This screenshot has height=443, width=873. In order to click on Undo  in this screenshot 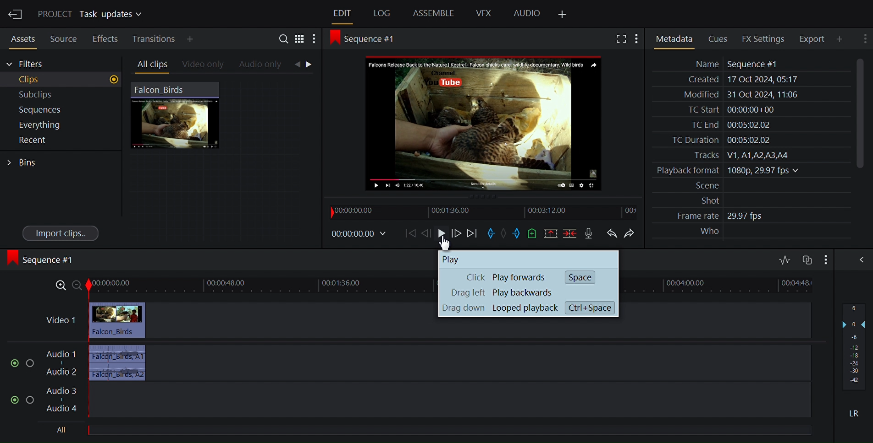, I will do `click(612, 232)`.